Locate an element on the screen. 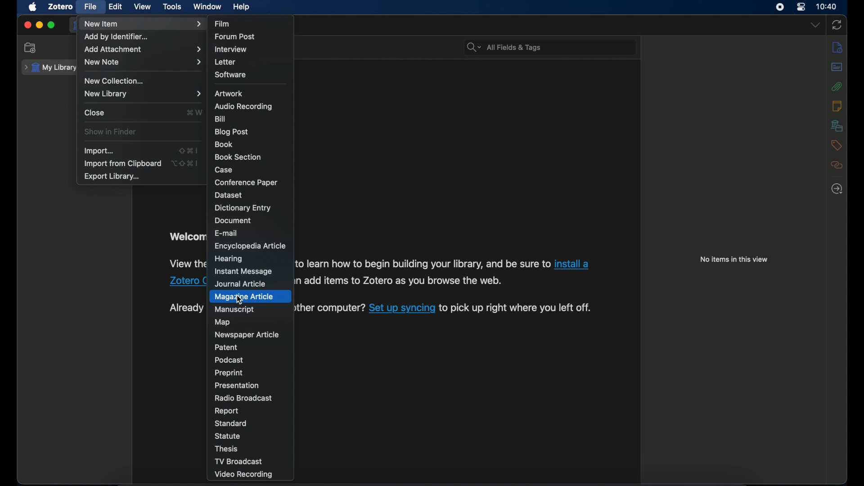  blog post is located at coordinates (232, 132).